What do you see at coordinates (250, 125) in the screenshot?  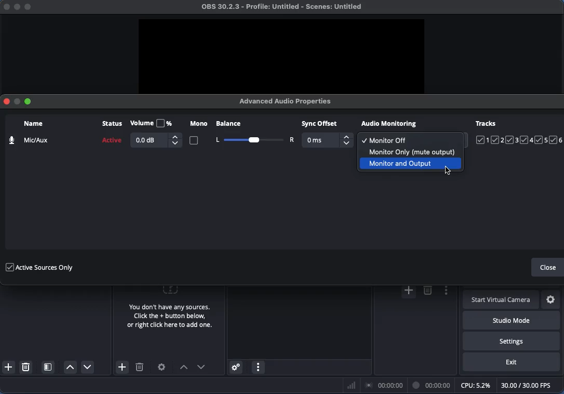 I see `Balance` at bounding box center [250, 125].